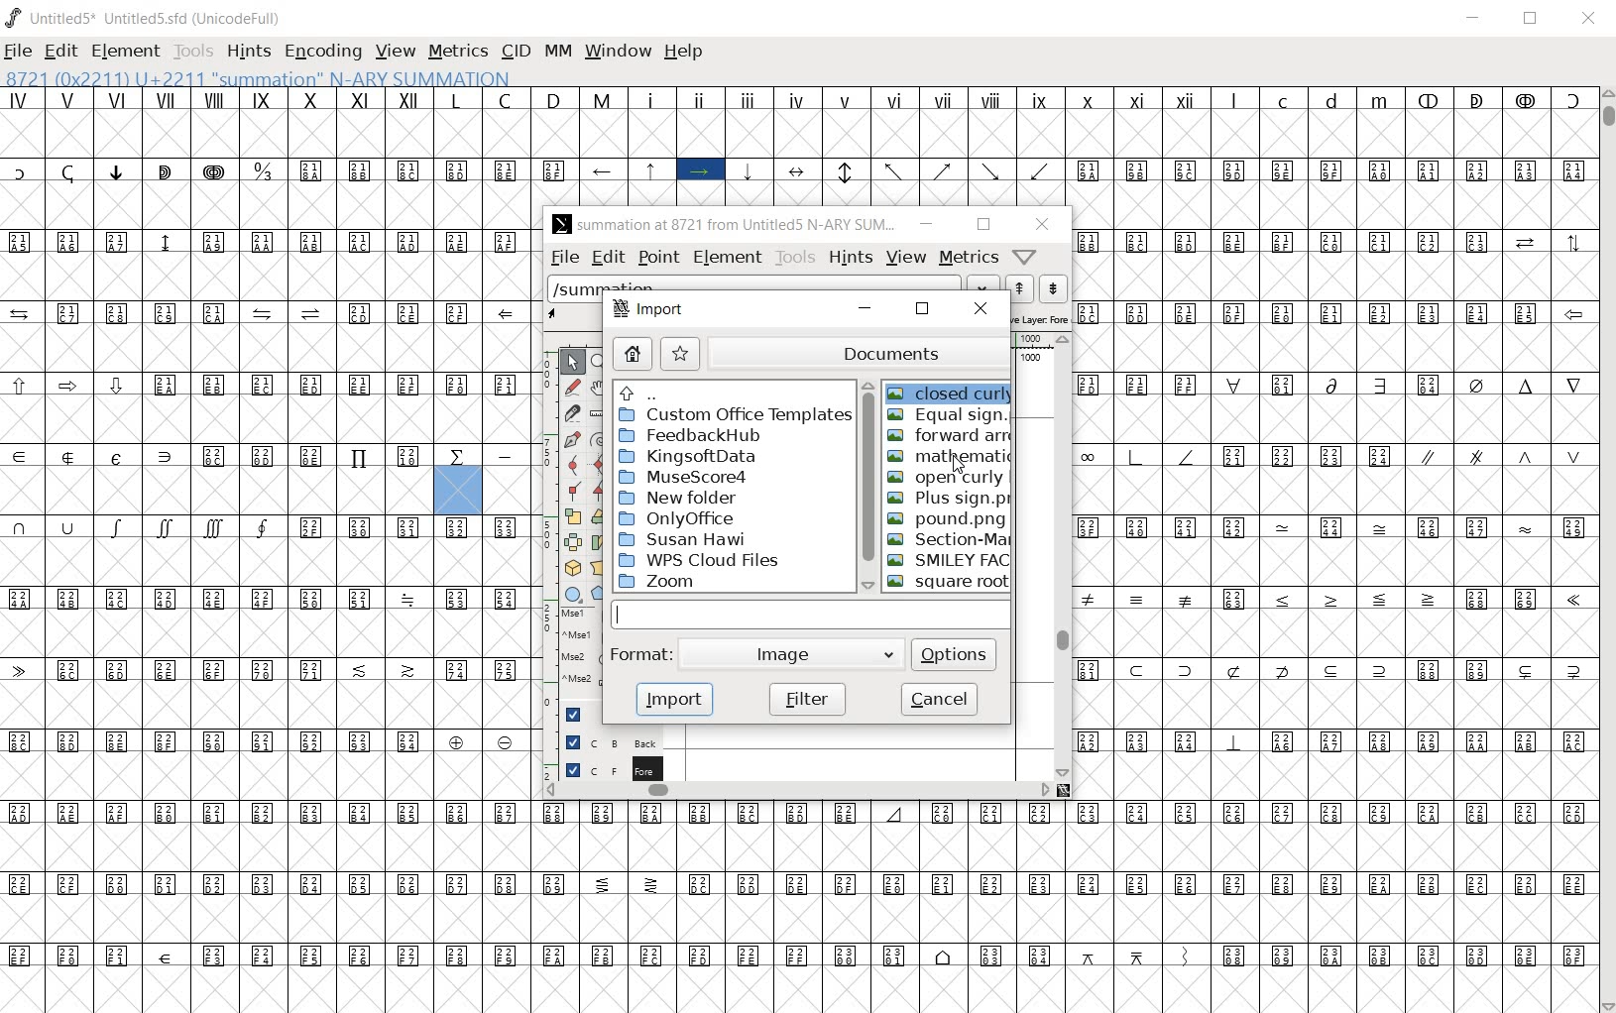 The width and height of the screenshot is (1616, 1013). I want to click on minimize, so click(866, 310).